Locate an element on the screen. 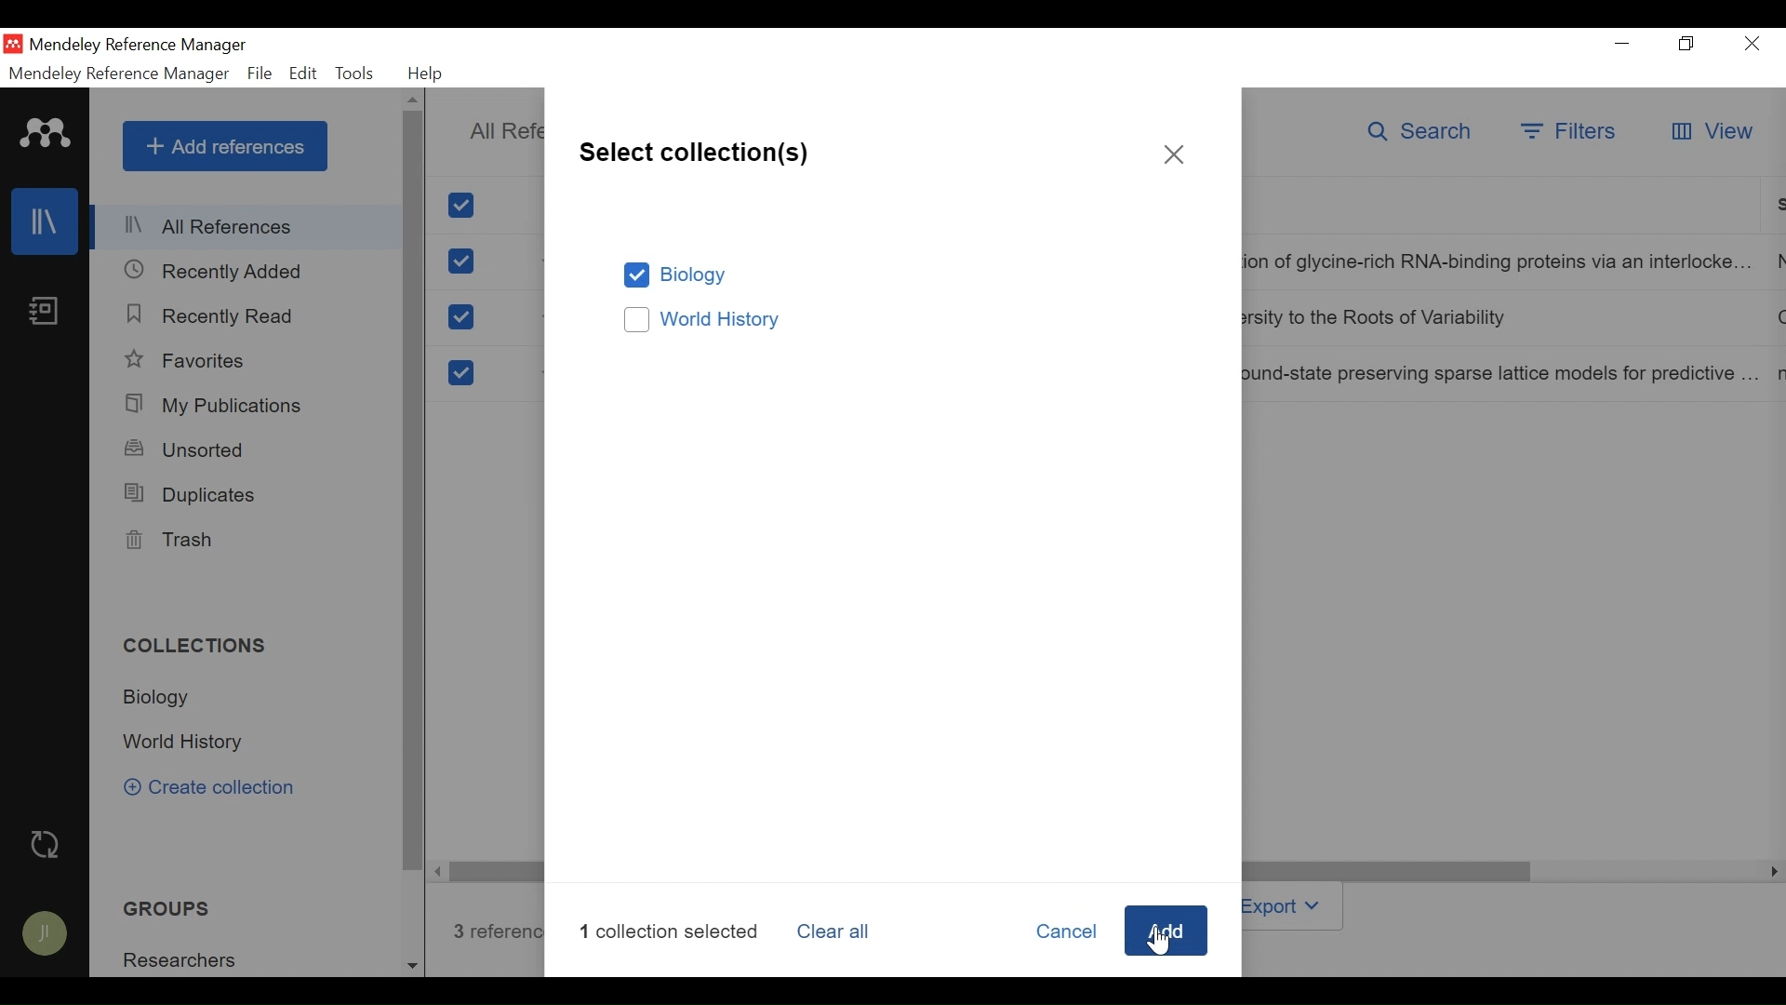  minimize is located at coordinates (1622, 43).